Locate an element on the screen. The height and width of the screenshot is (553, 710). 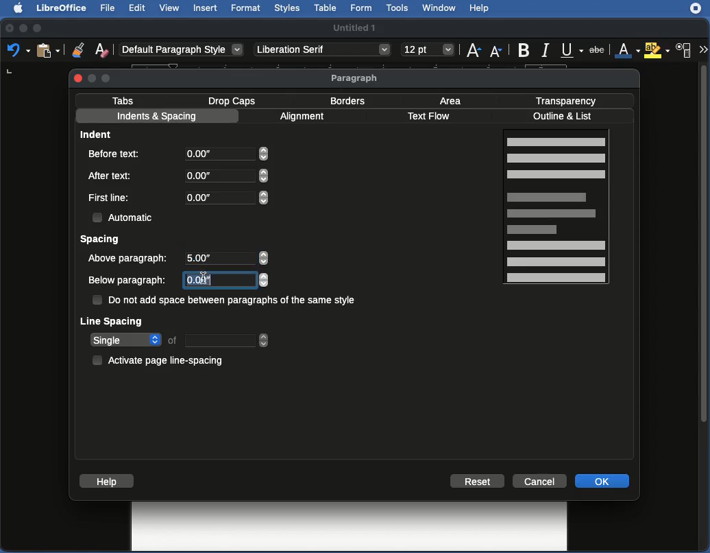
Tabs is located at coordinates (123, 100).